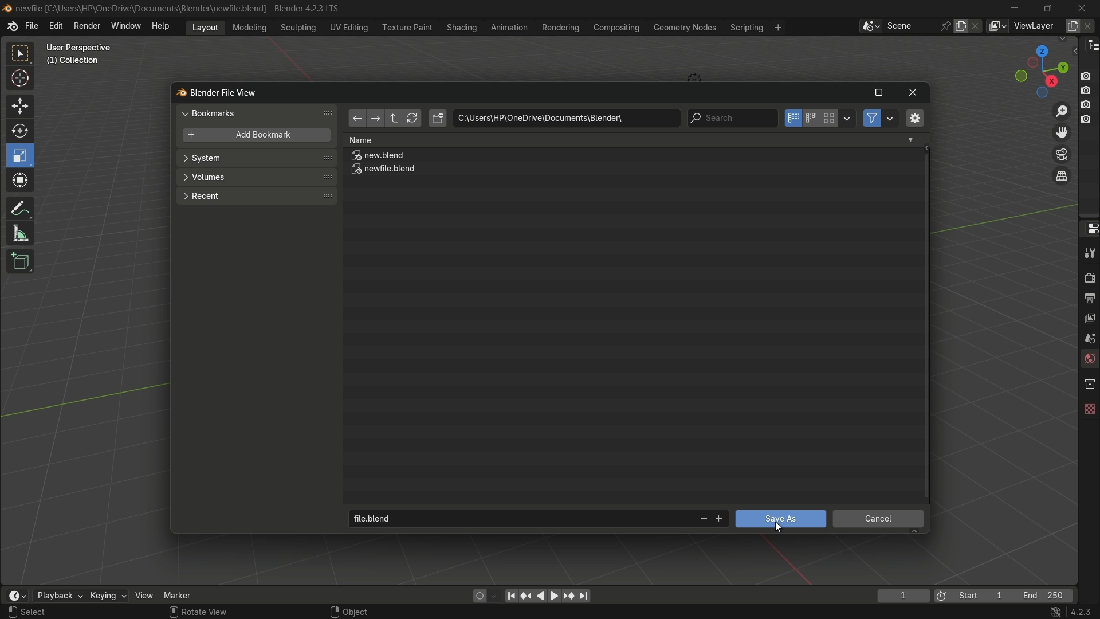  Describe the element at coordinates (1061, 132) in the screenshot. I see `move view layer` at that location.